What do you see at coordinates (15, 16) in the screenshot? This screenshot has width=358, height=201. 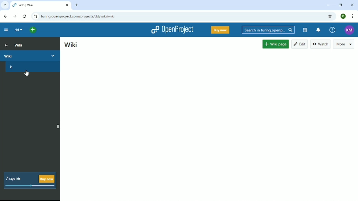 I see `Forward` at bounding box center [15, 16].